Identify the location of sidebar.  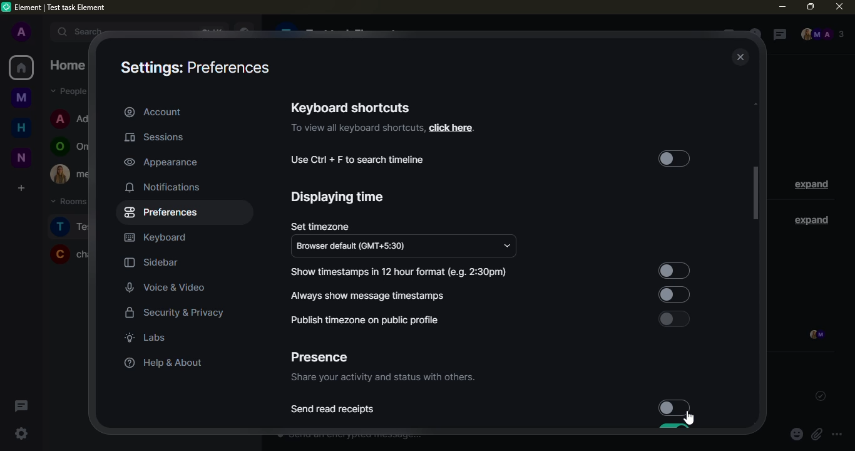
(151, 263).